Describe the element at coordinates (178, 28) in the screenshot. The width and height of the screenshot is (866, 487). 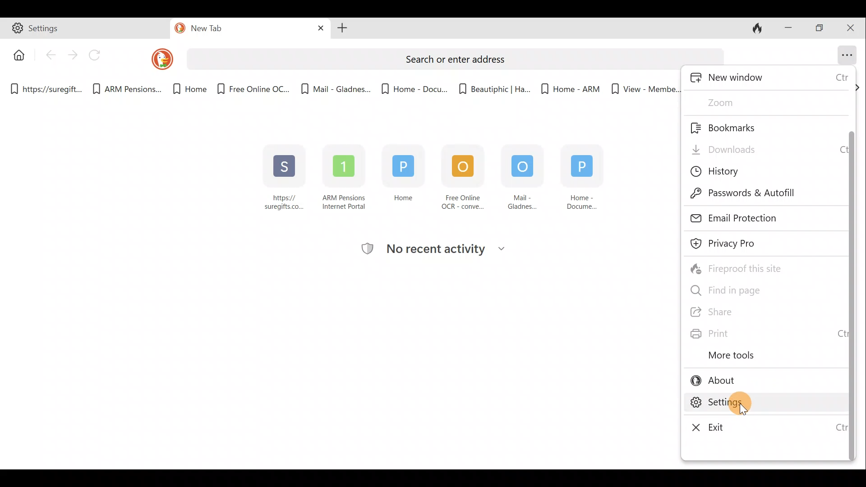
I see `duckduck go logo` at that location.